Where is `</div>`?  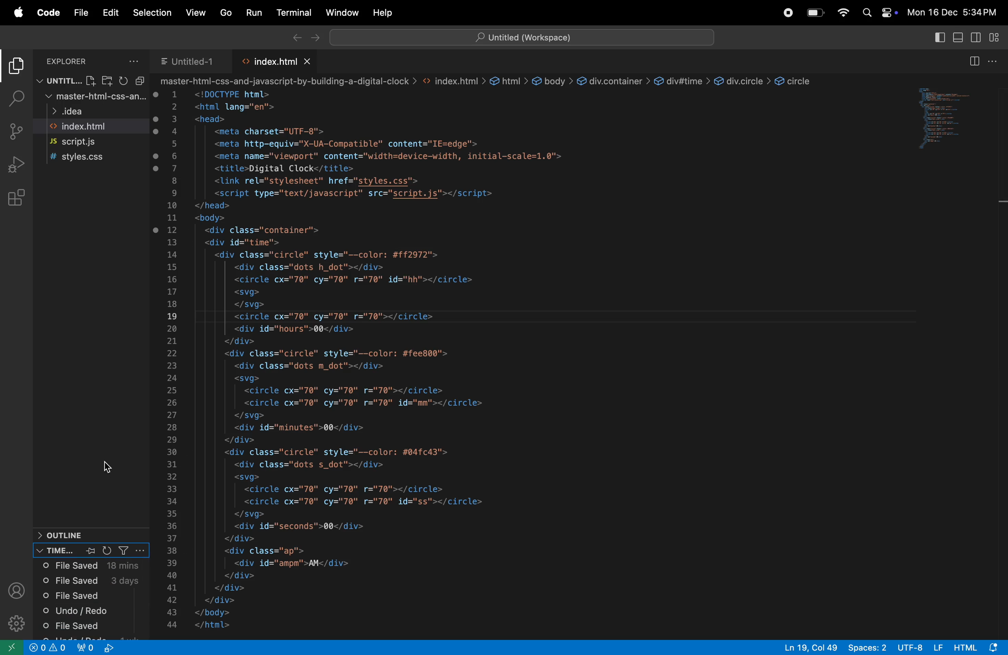 </div> is located at coordinates (243, 439).